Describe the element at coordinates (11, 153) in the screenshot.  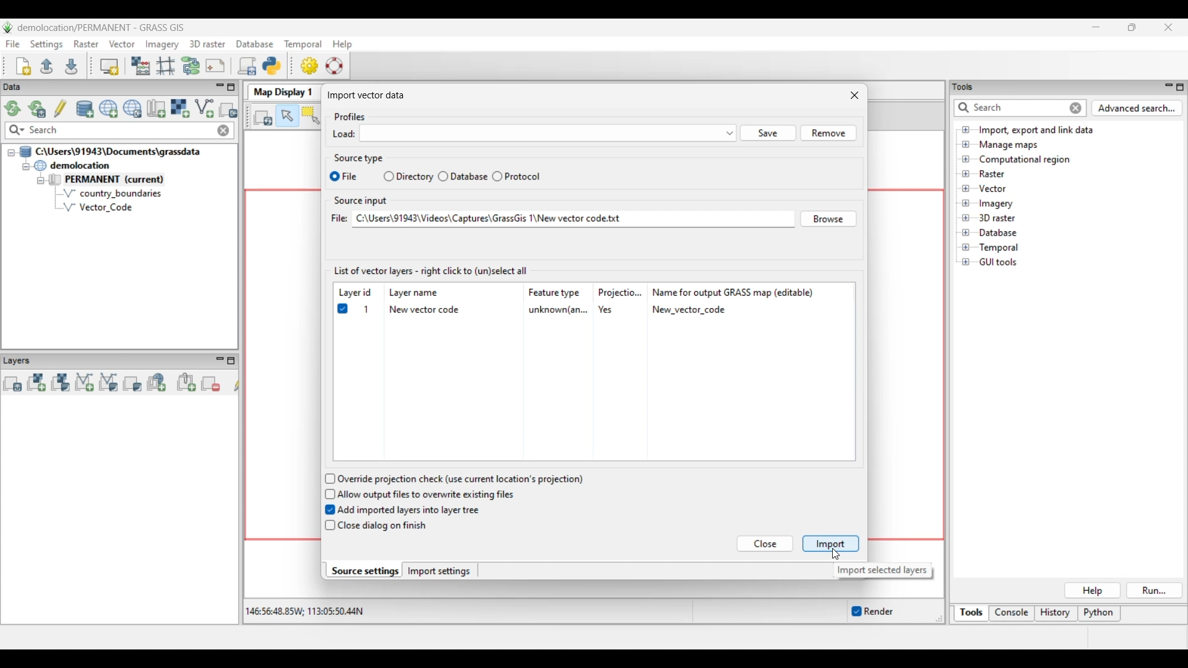
I see `Collapse file thread ` at that location.